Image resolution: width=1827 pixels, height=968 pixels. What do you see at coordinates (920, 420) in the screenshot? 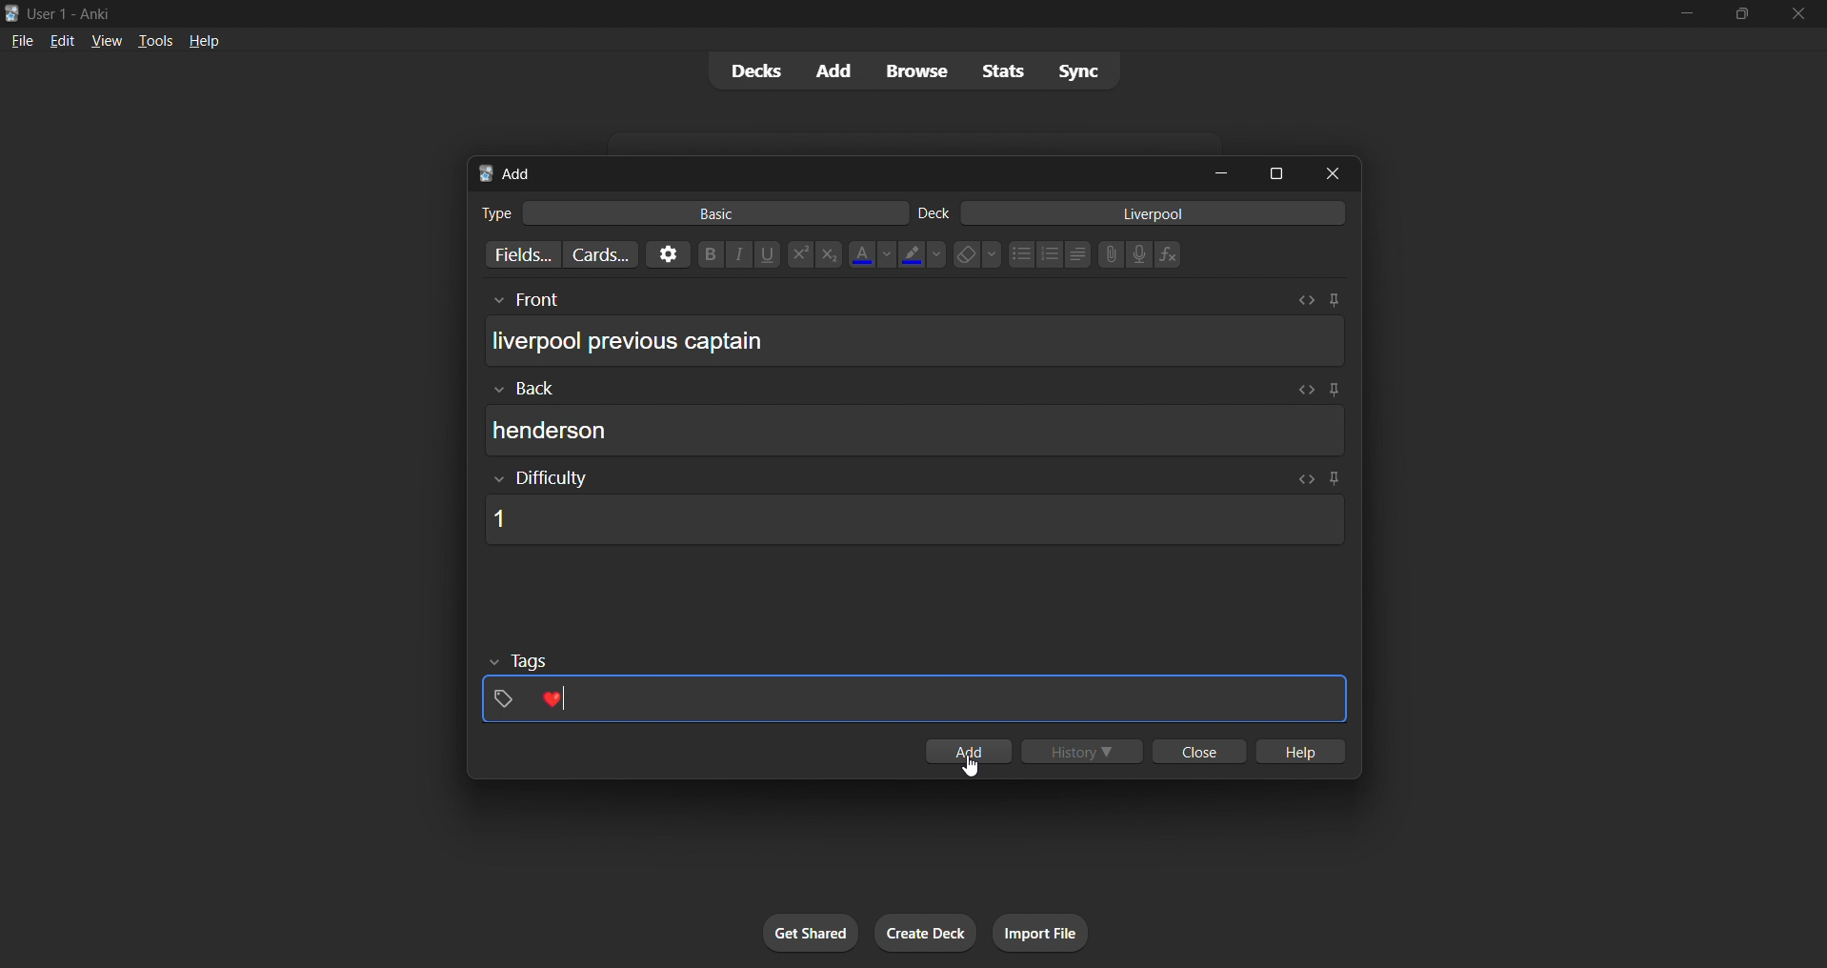
I see `card back input box` at bounding box center [920, 420].